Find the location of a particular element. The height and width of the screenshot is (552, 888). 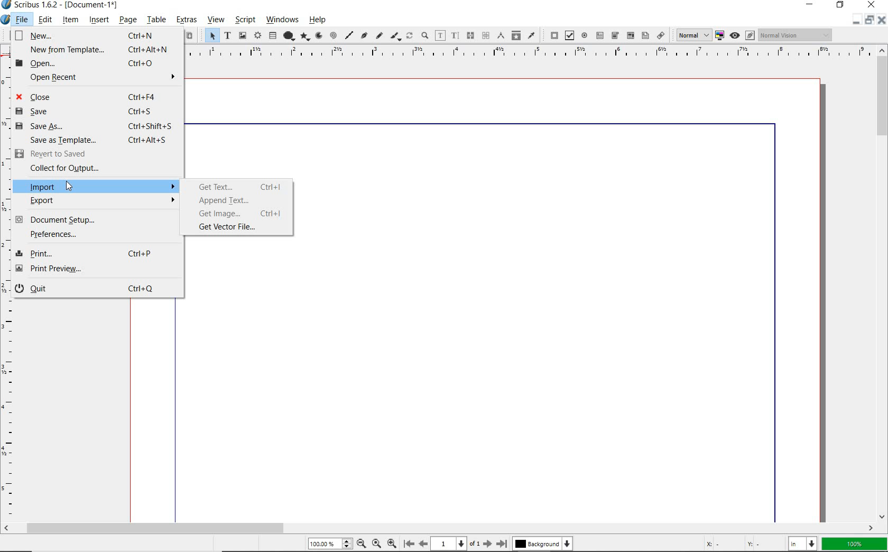

preview mode is located at coordinates (742, 35).